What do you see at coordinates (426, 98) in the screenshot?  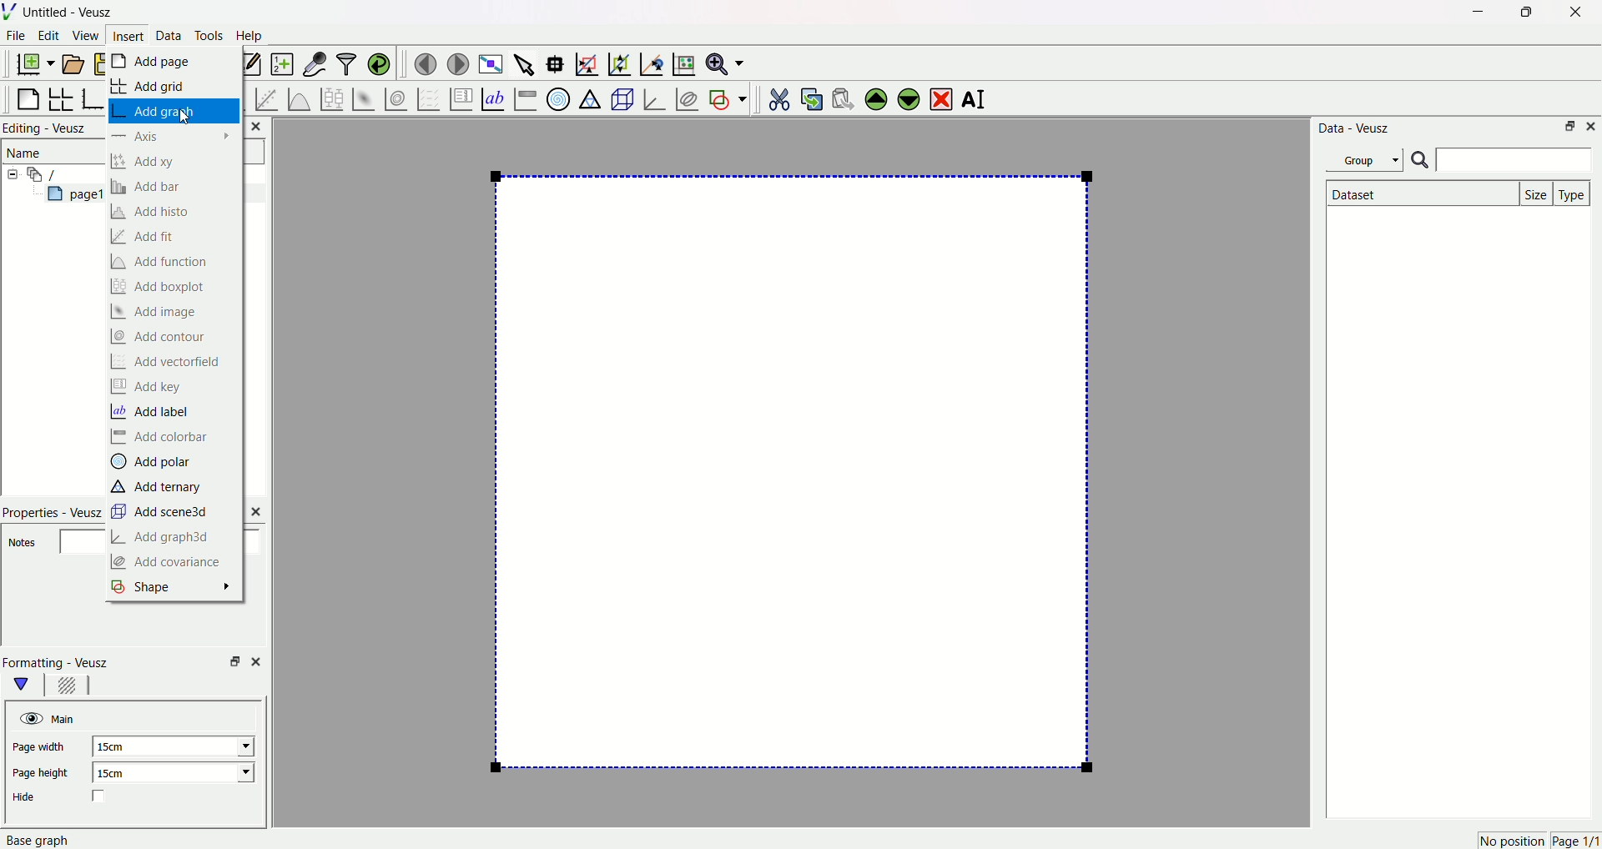 I see `plot a vector field` at bounding box center [426, 98].